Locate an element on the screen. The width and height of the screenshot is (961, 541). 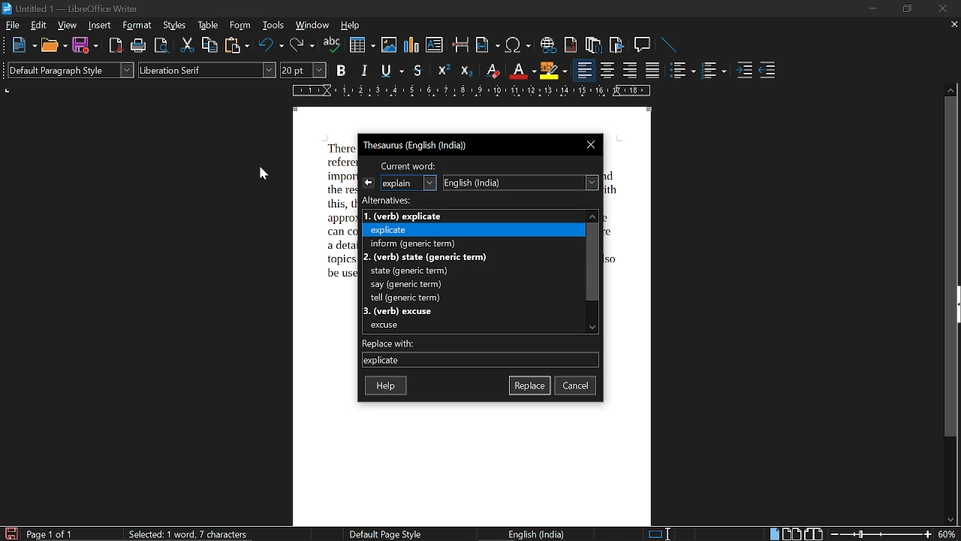
toggle unordered list is located at coordinates (713, 71).